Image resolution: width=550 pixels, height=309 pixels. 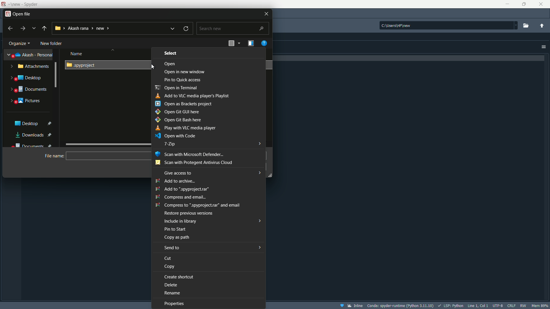 I want to click on Restore to previous version, so click(x=190, y=213).